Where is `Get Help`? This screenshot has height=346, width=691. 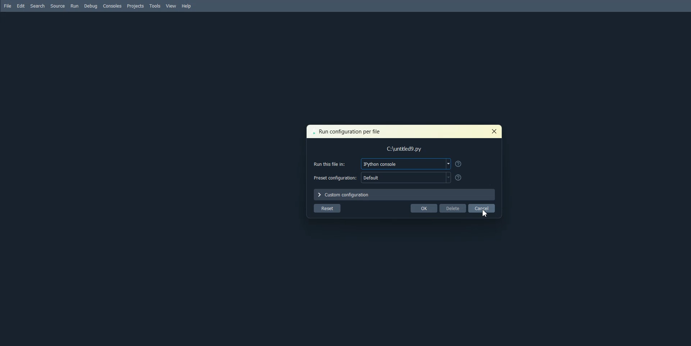 Get Help is located at coordinates (459, 178).